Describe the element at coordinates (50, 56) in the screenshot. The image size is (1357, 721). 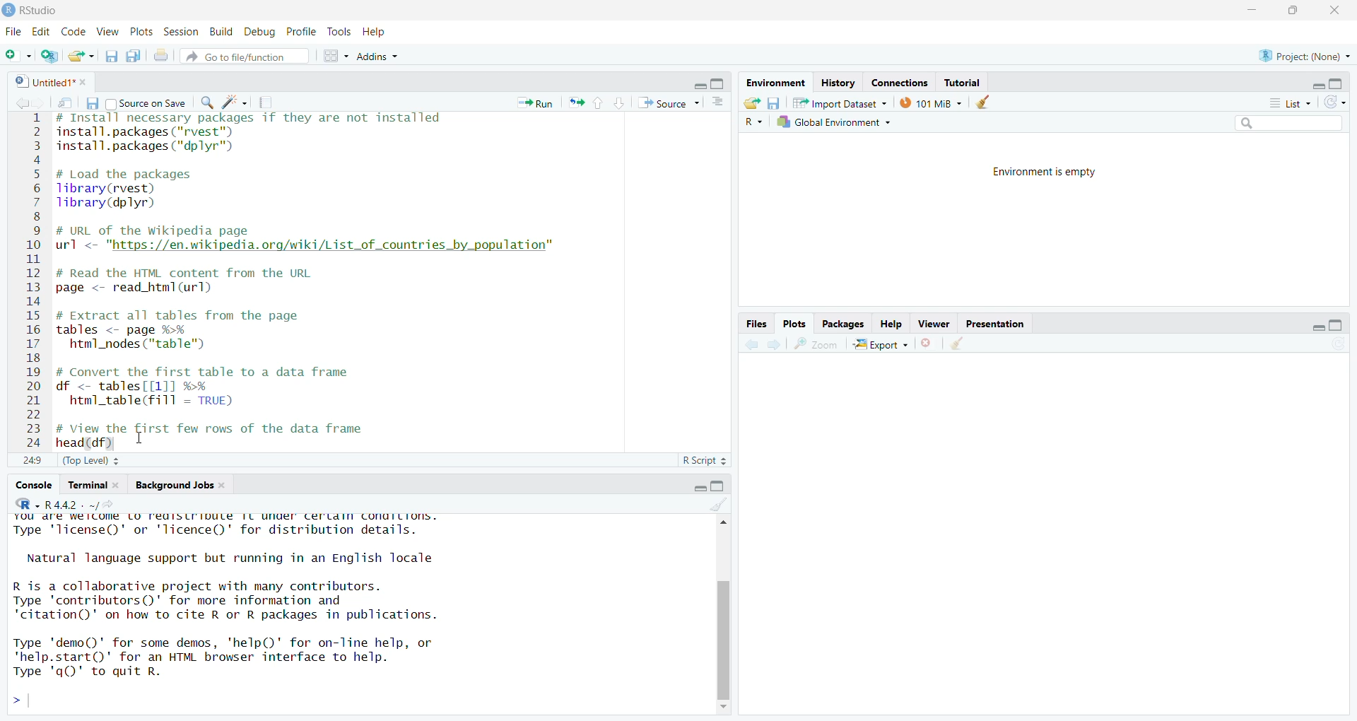
I see `New project` at that location.